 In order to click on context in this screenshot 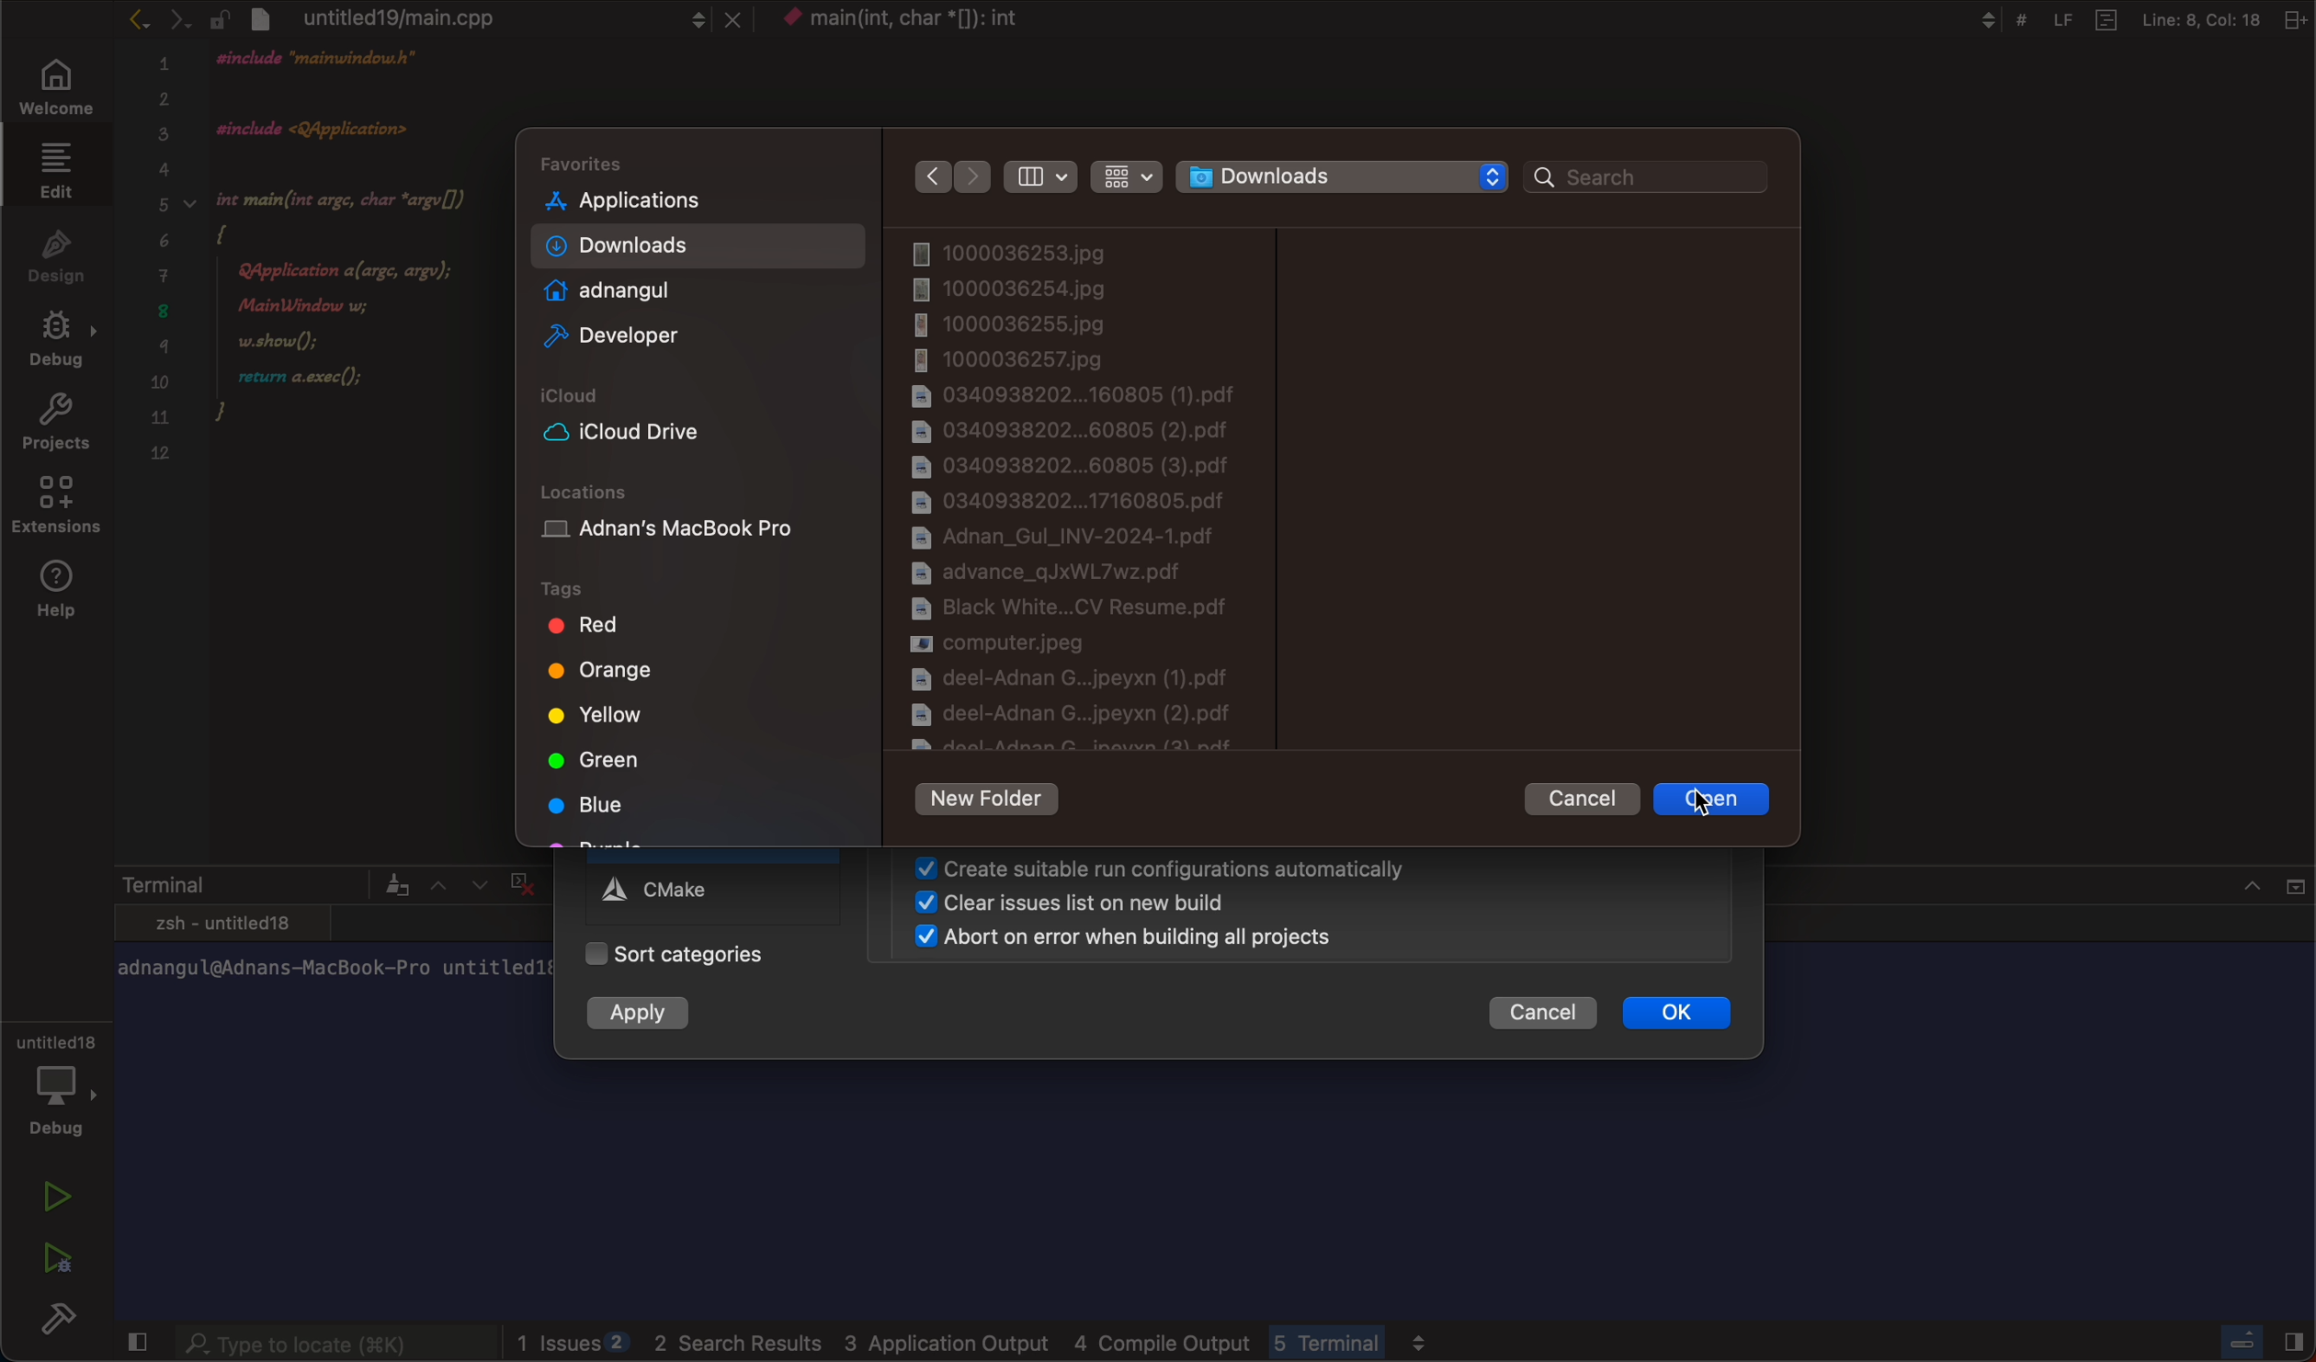, I will do `click(938, 19)`.